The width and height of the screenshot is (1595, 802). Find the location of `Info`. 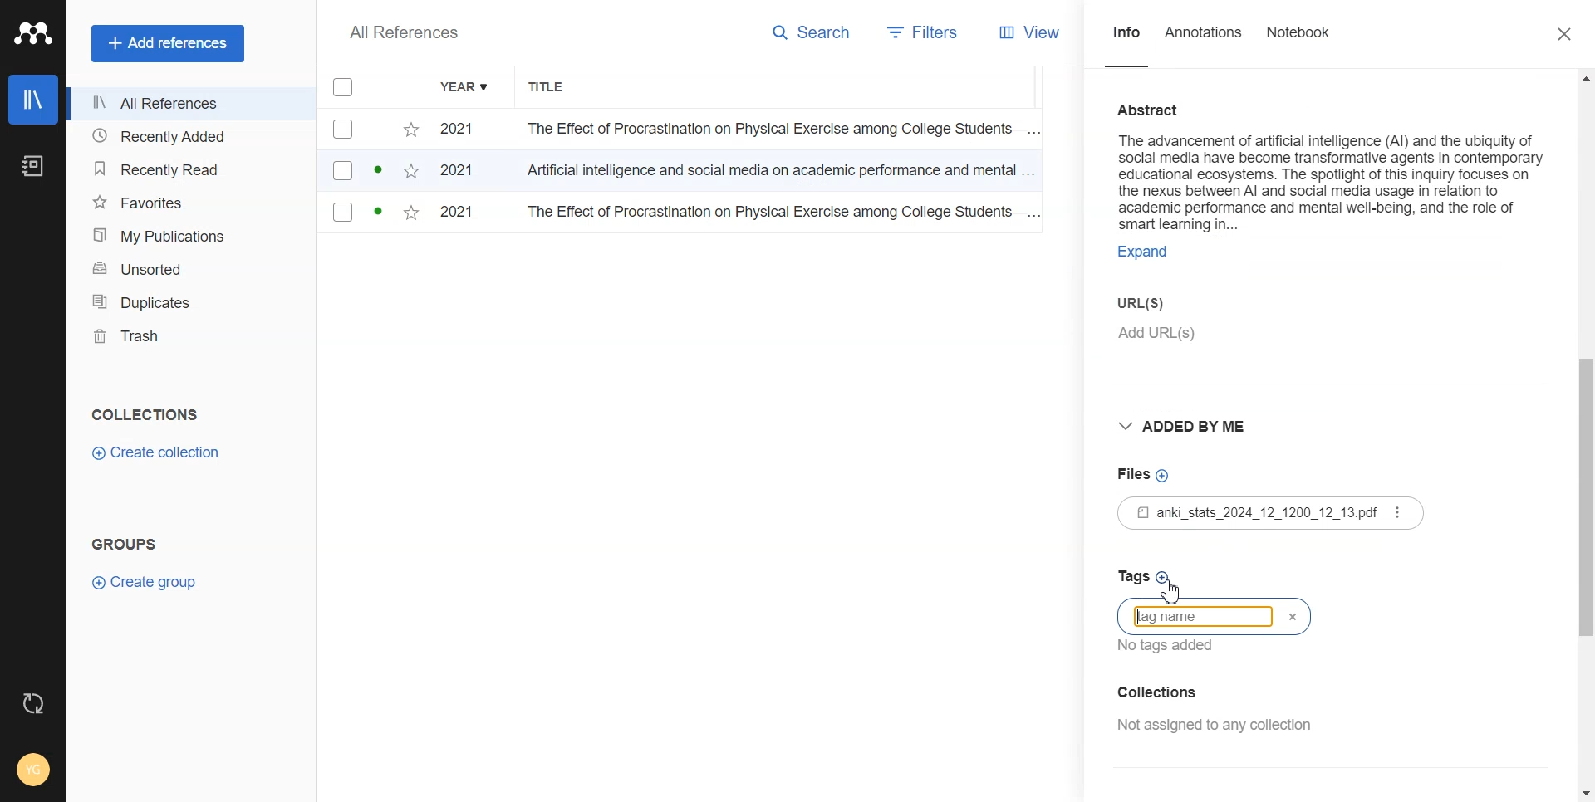

Info is located at coordinates (1126, 41).